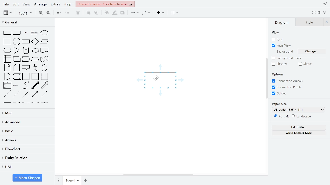 Image resolution: width=330 pixels, height=185 pixels. Describe the element at coordinates (133, 13) in the screenshot. I see `connector` at that location.